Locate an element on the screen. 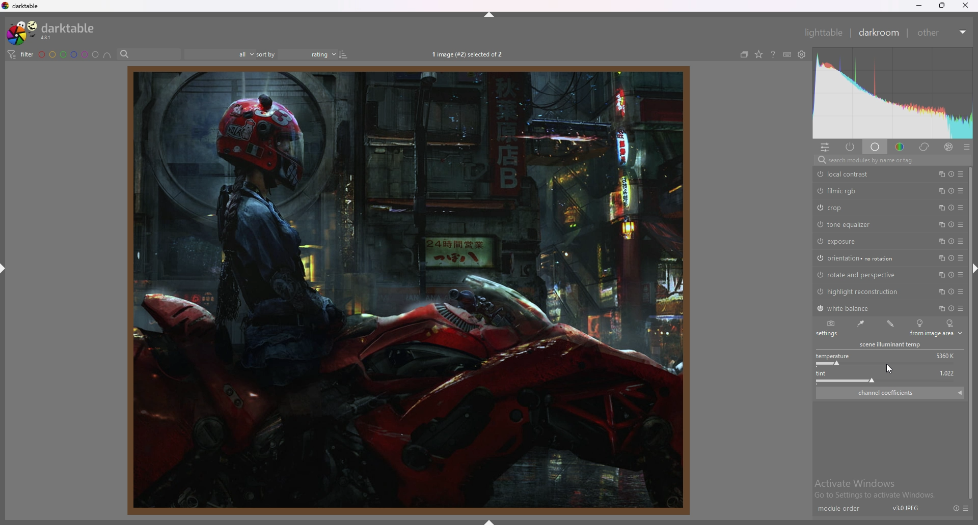 This screenshot has width=978, height=525. camera reference point is located at coordinates (920, 324).